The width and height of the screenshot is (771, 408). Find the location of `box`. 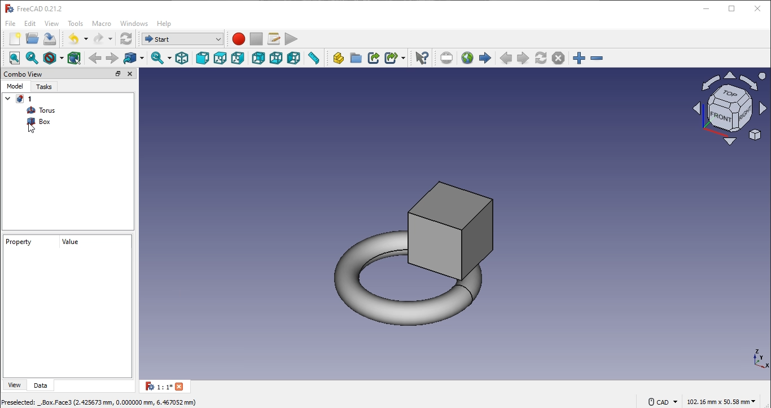

box is located at coordinates (38, 122).